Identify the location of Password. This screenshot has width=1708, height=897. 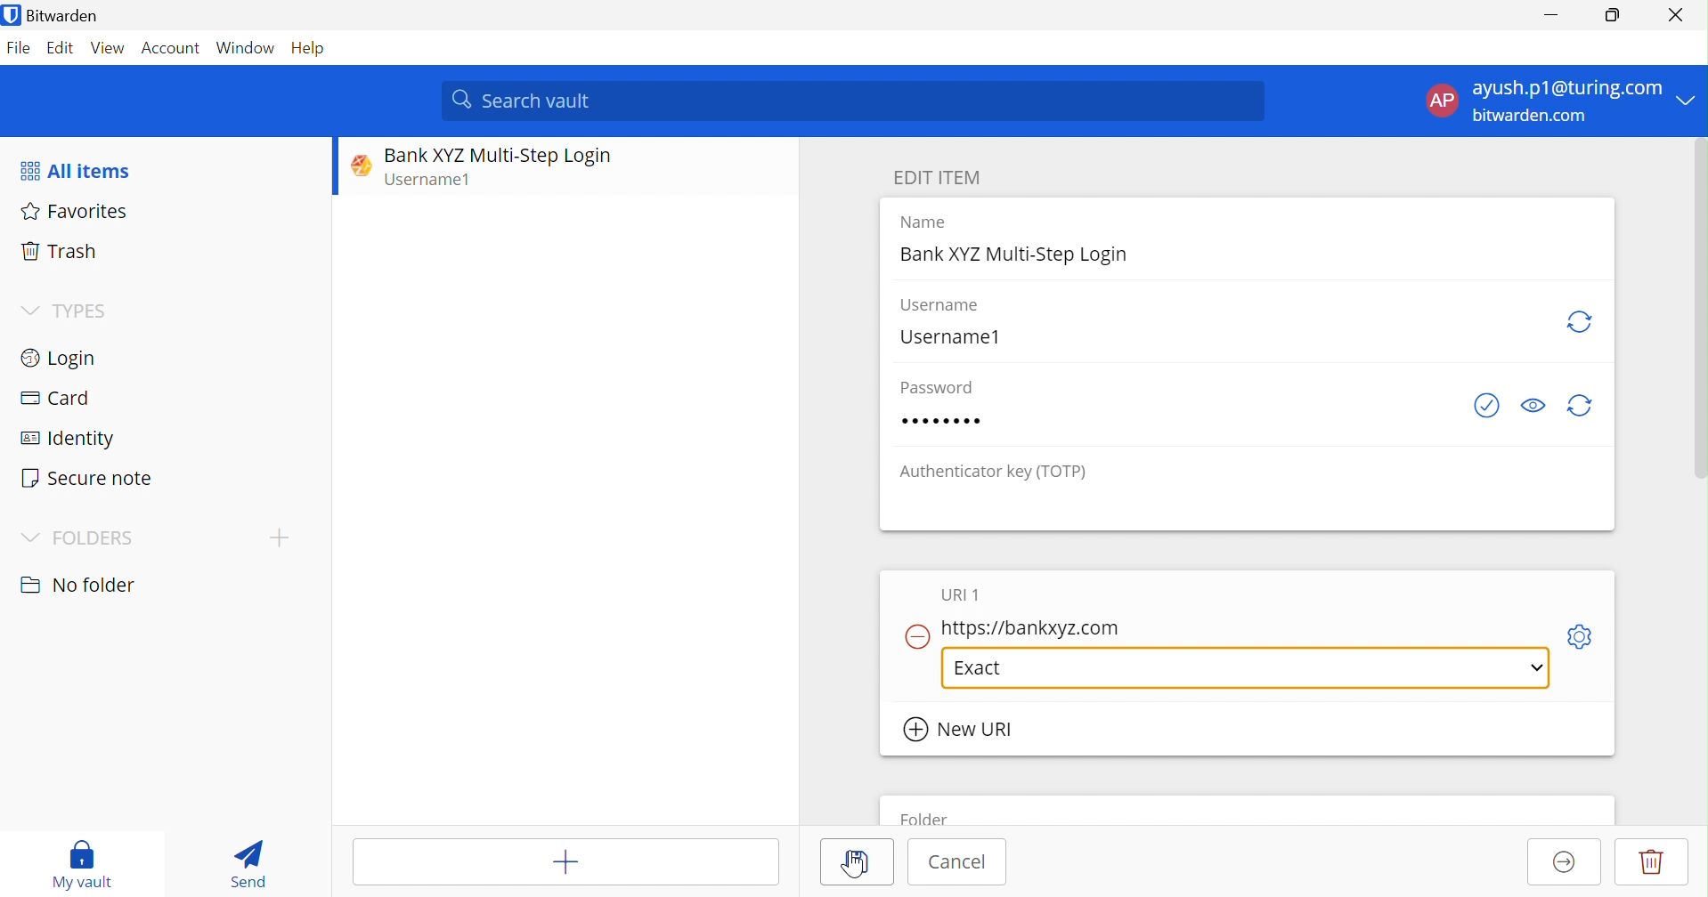
(940, 388).